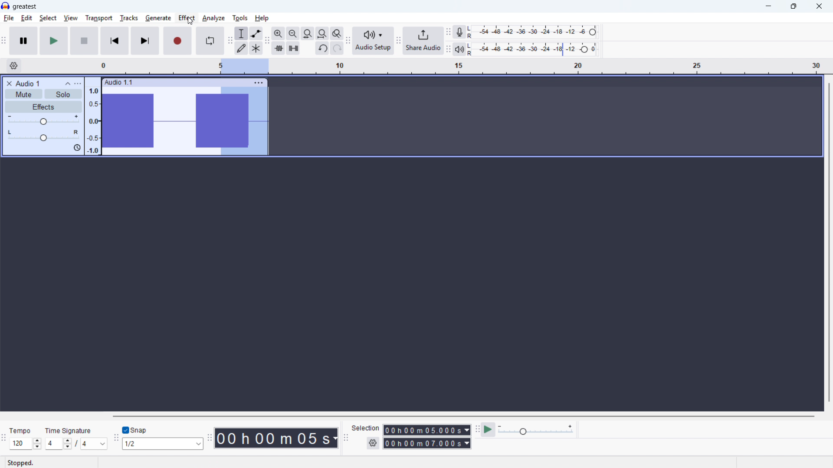  I want to click on Undo , so click(322, 48).